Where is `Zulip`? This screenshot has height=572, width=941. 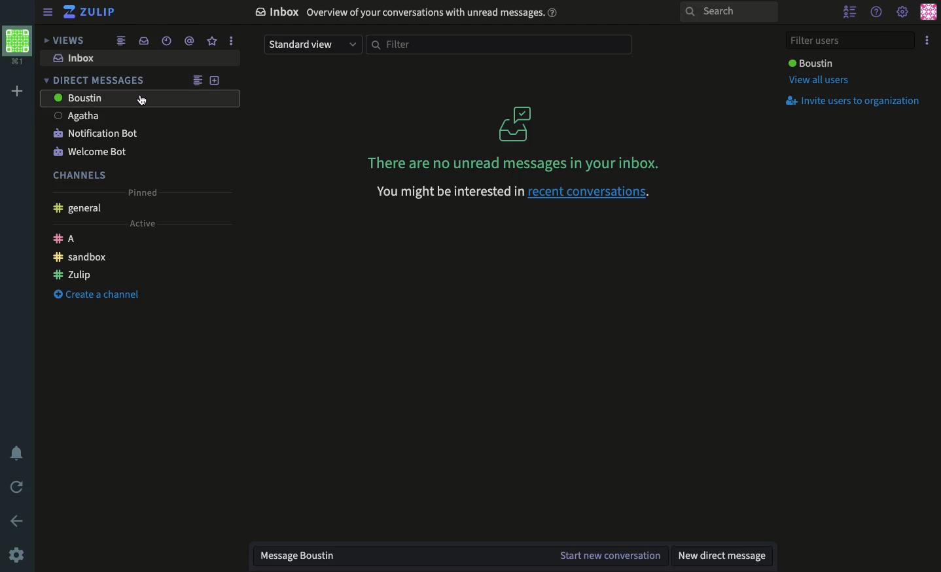
Zulip is located at coordinates (90, 12).